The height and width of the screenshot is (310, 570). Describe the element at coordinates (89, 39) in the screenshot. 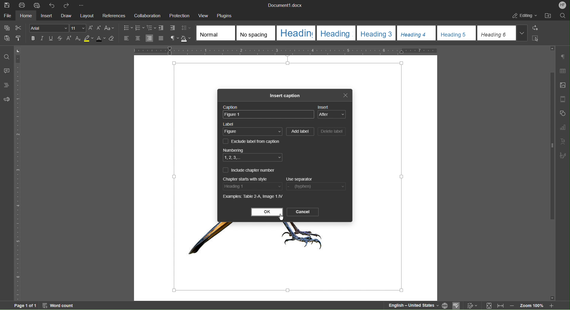

I see `Highlight` at that location.